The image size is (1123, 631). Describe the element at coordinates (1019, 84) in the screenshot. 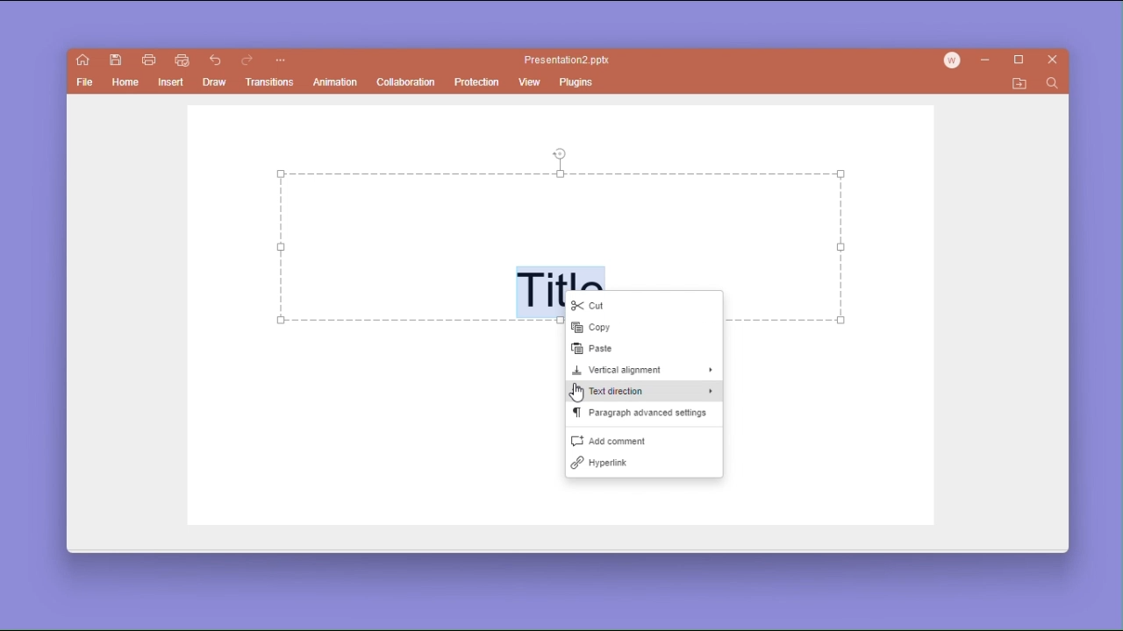

I see `open file location` at that location.